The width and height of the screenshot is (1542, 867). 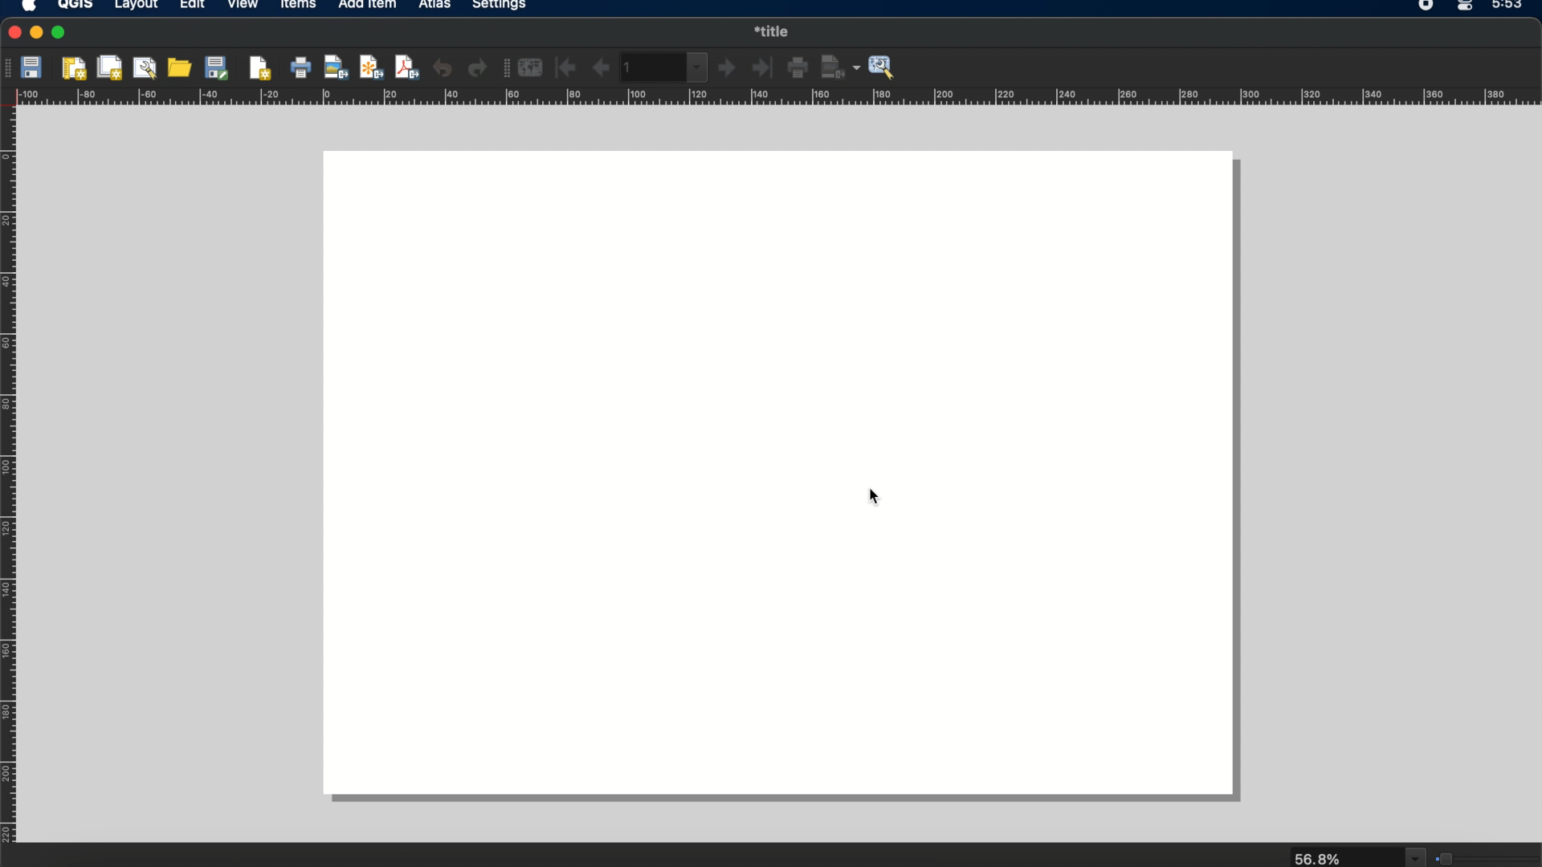 What do you see at coordinates (335, 65) in the screenshot?
I see `export as image` at bounding box center [335, 65].